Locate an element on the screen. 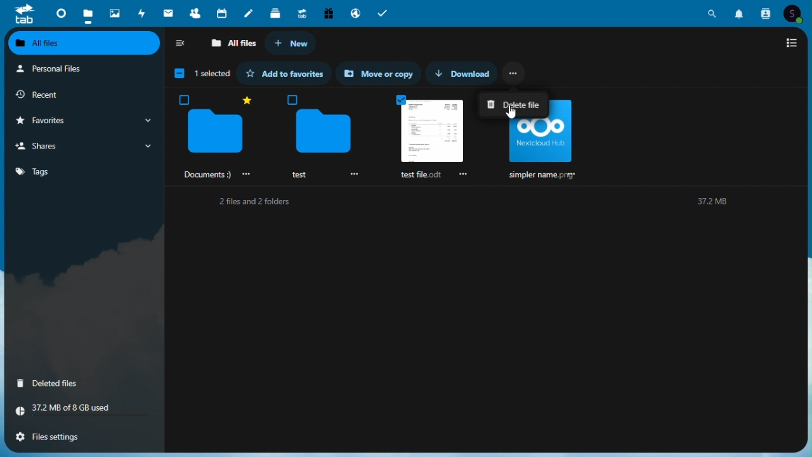  More options is located at coordinates (513, 74).